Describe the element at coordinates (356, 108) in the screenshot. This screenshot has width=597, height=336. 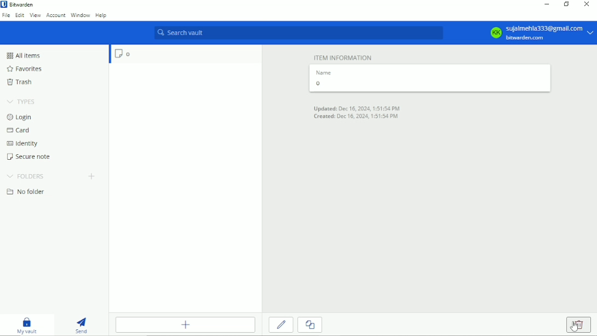
I see `Updated: Dec 16, 2024, 1:51:54 PM` at that location.